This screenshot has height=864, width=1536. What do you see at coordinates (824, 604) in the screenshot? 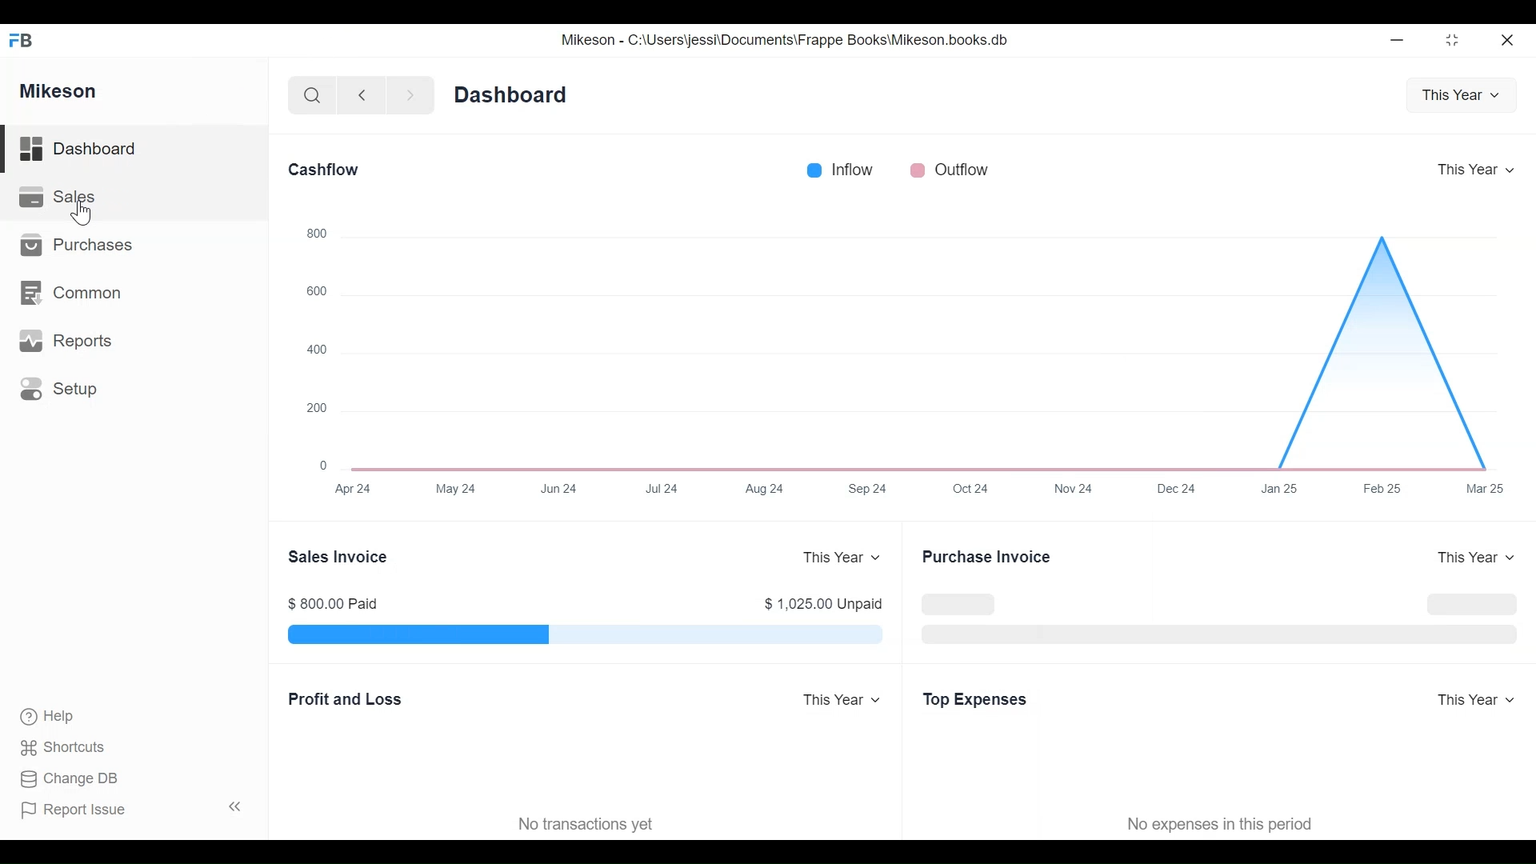
I see `$1,025.00 Unpaid` at bounding box center [824, 604].